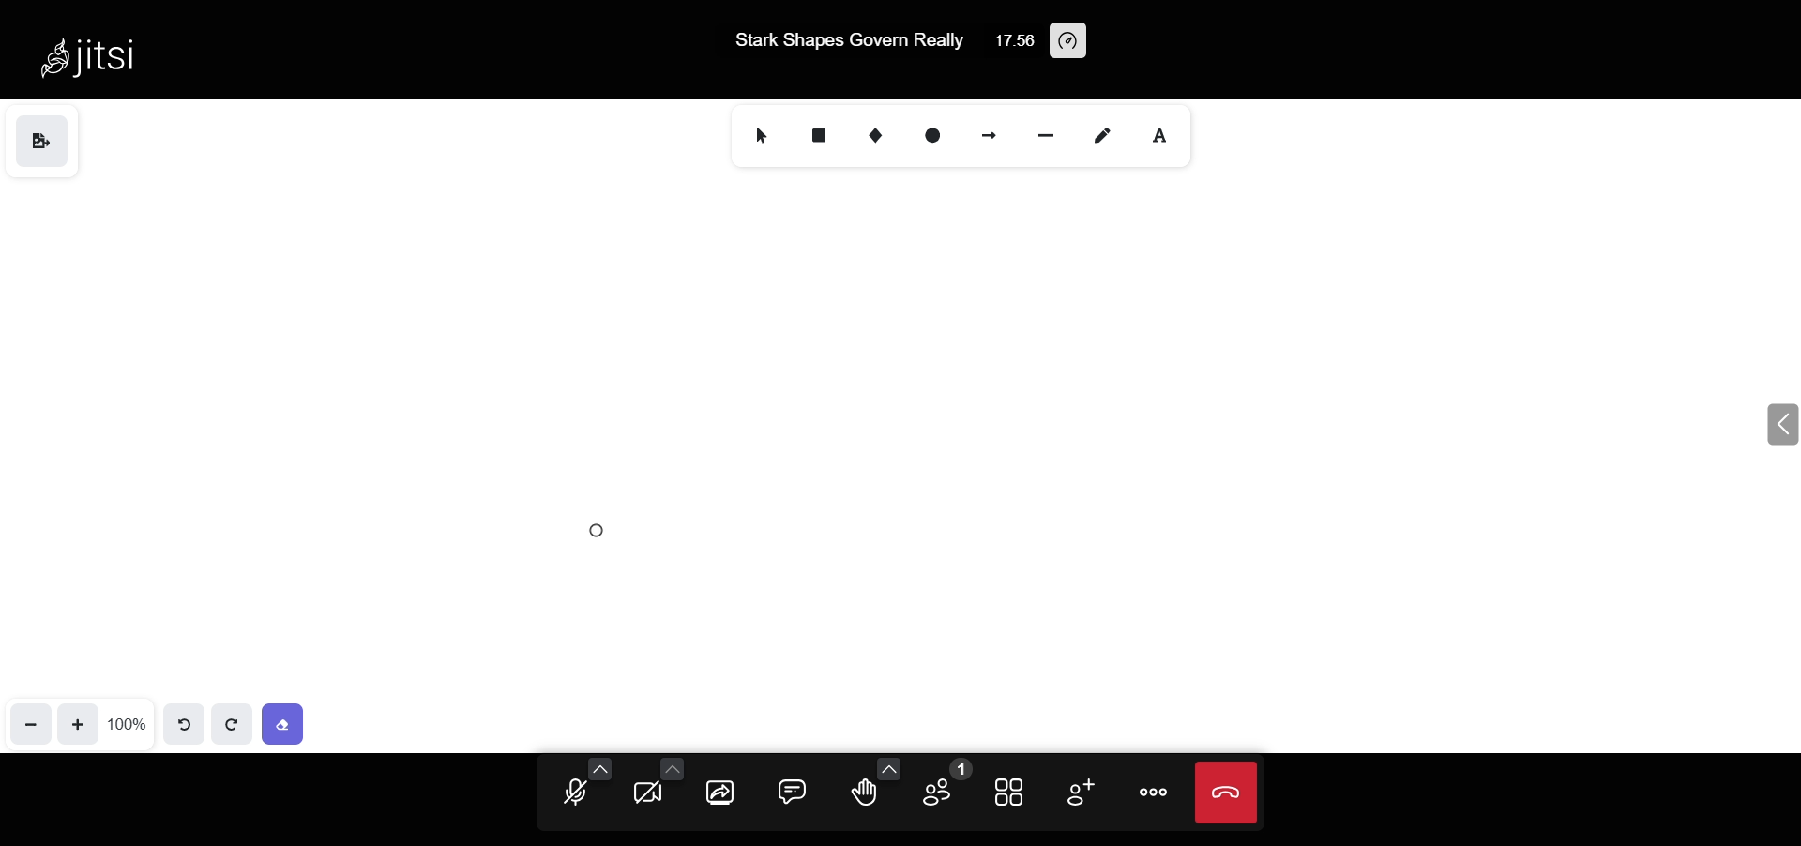  Describe the element at coordinates (569, 794) in the screenshot. I see `microphone` at that location.